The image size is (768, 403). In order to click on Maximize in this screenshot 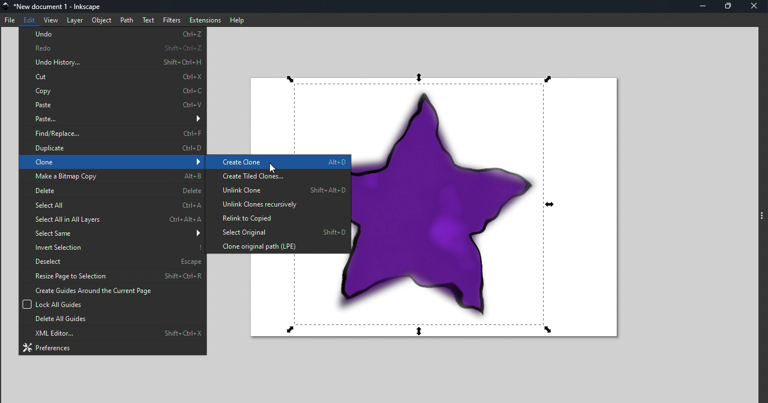, I will do `click(728, 7)`.